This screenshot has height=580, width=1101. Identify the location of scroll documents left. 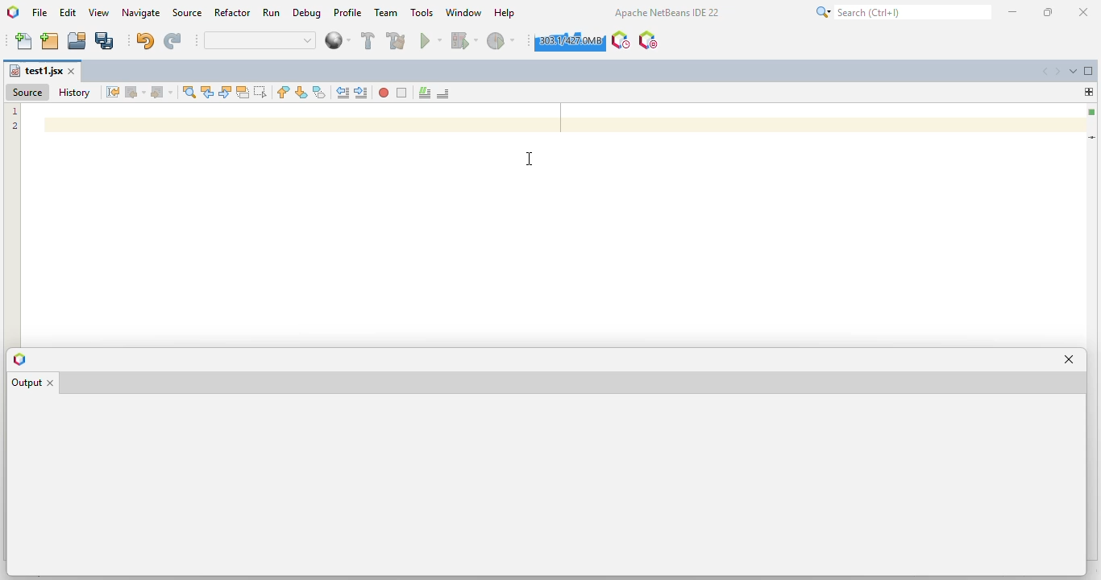
(1046, 72).